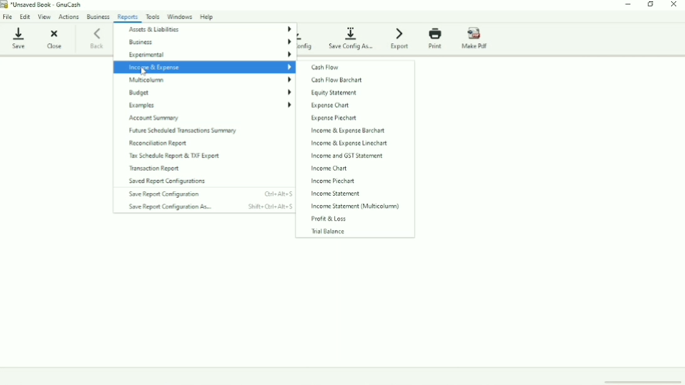 This screenshot has height=385, width=685. What do you see at coordinates (45, 17) in the screenshot?
I see `View` at bounding box center [45, 17].